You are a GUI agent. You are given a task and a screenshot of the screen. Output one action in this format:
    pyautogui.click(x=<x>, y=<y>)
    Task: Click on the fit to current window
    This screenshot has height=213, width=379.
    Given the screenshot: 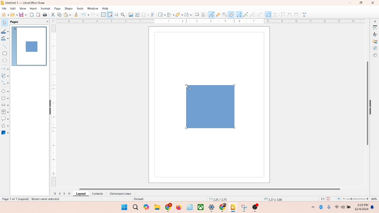 What is the action you would take?
    pyautogui.click(x=338, y=199)
    